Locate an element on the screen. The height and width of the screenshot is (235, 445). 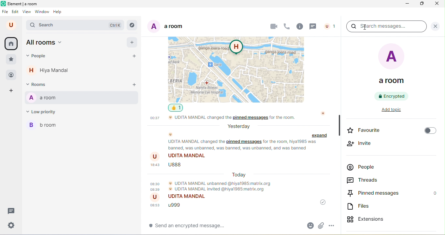
threads is located at coordinates (368, 181).